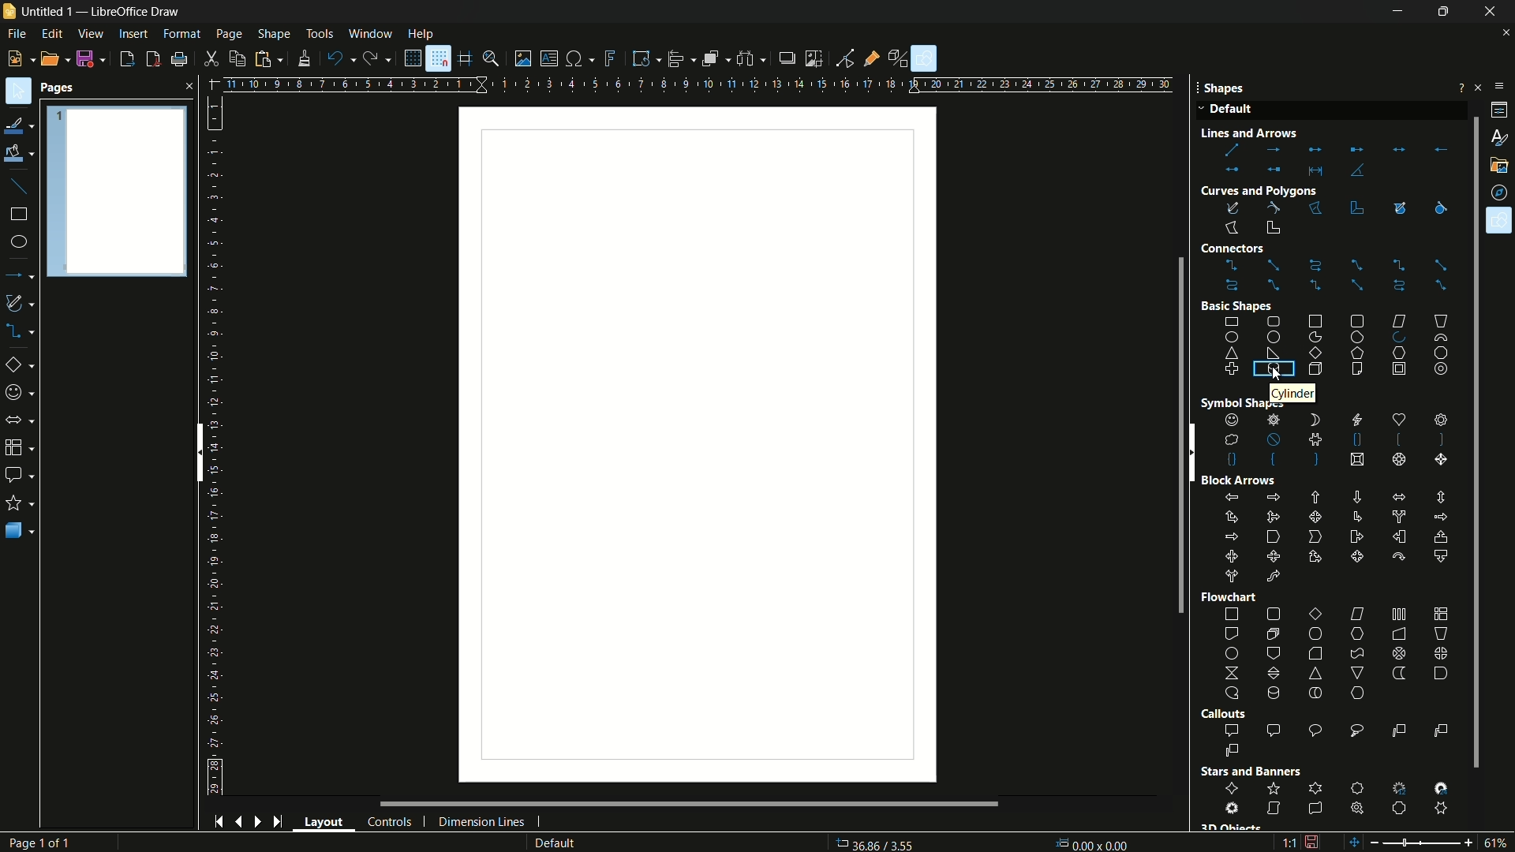 This screenshot has width=1515, height=852. Describe the element at coordinates (19, 59) in the screenshot. I see `new file` at that location.